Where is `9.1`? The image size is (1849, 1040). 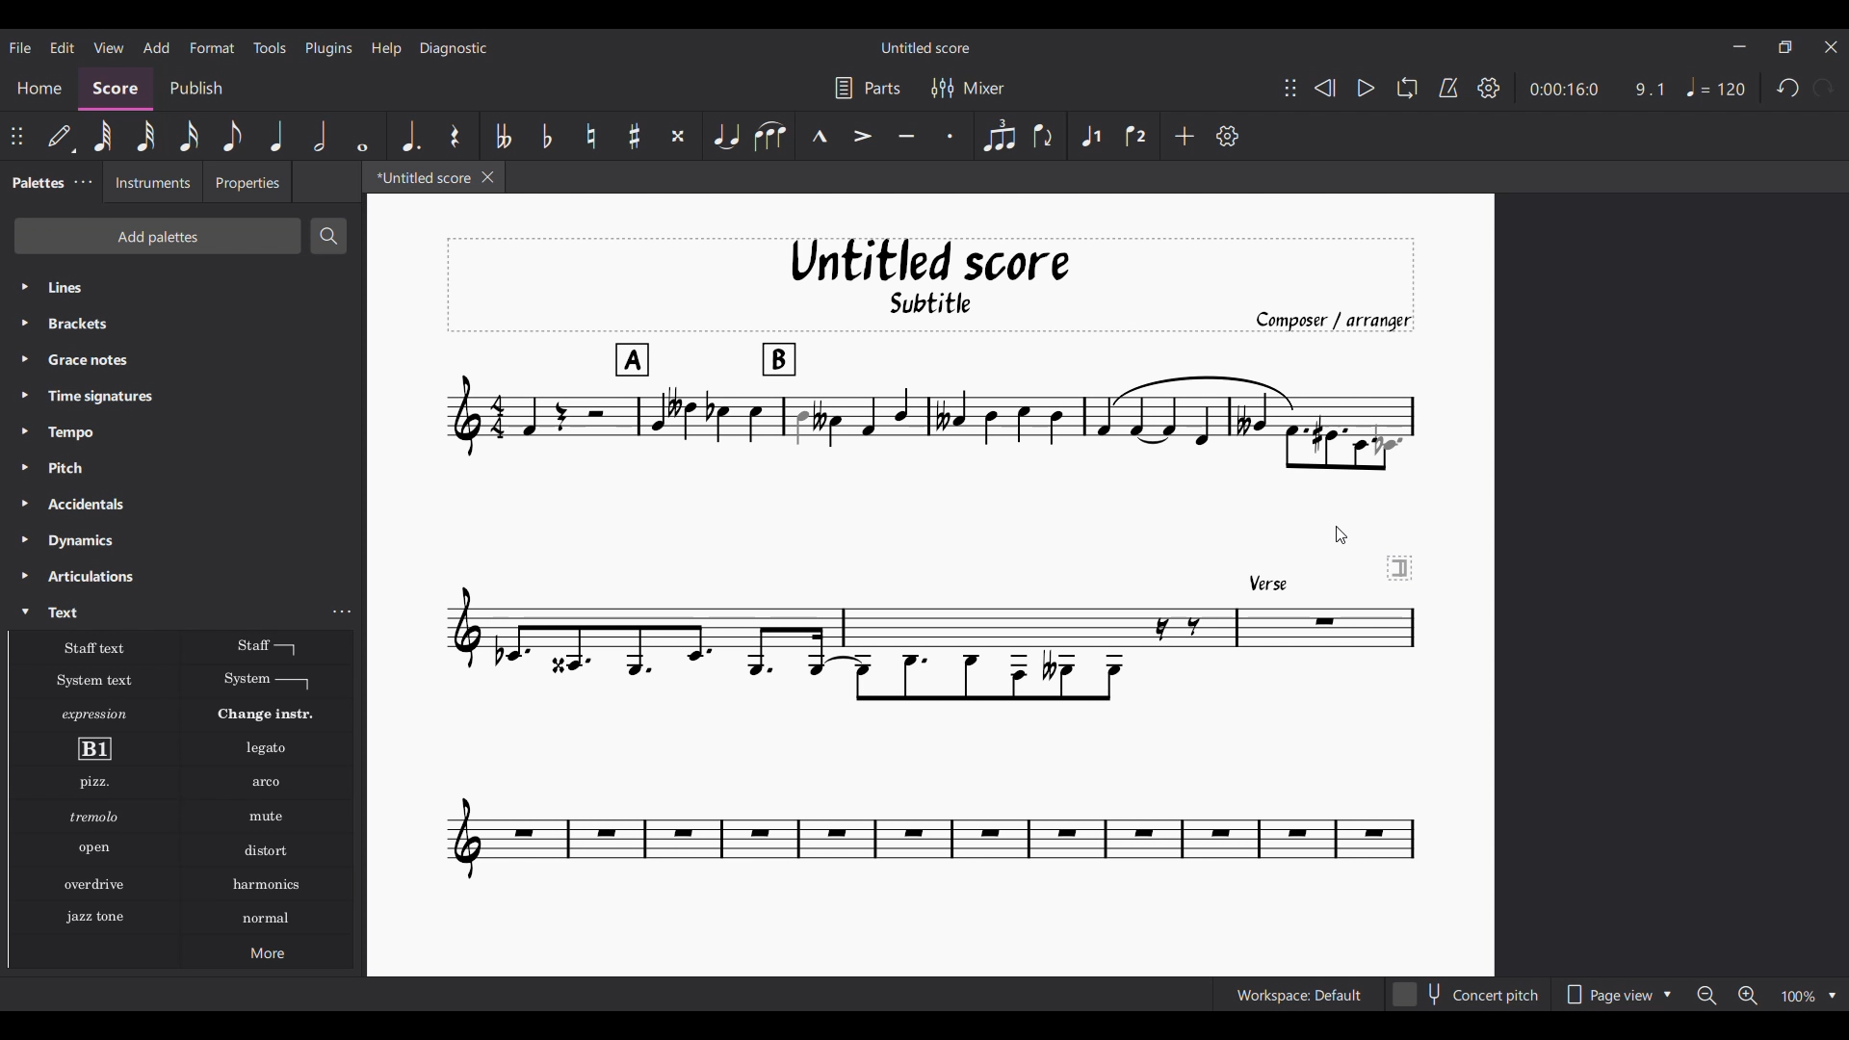
9.1 is located at coordinates (1649, 89).